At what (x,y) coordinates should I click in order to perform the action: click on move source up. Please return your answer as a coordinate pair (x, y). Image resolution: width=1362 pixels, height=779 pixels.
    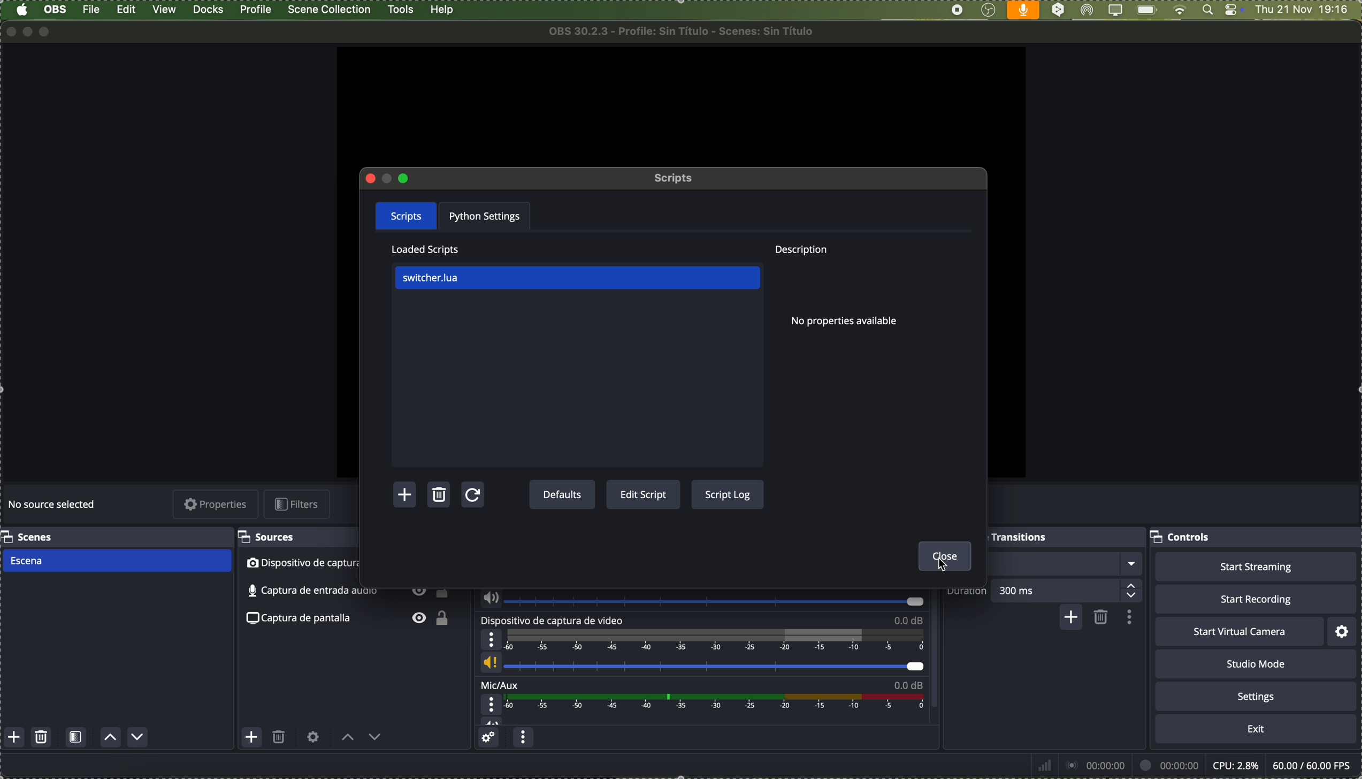
    Looking at the image, I should click on (348, 738).